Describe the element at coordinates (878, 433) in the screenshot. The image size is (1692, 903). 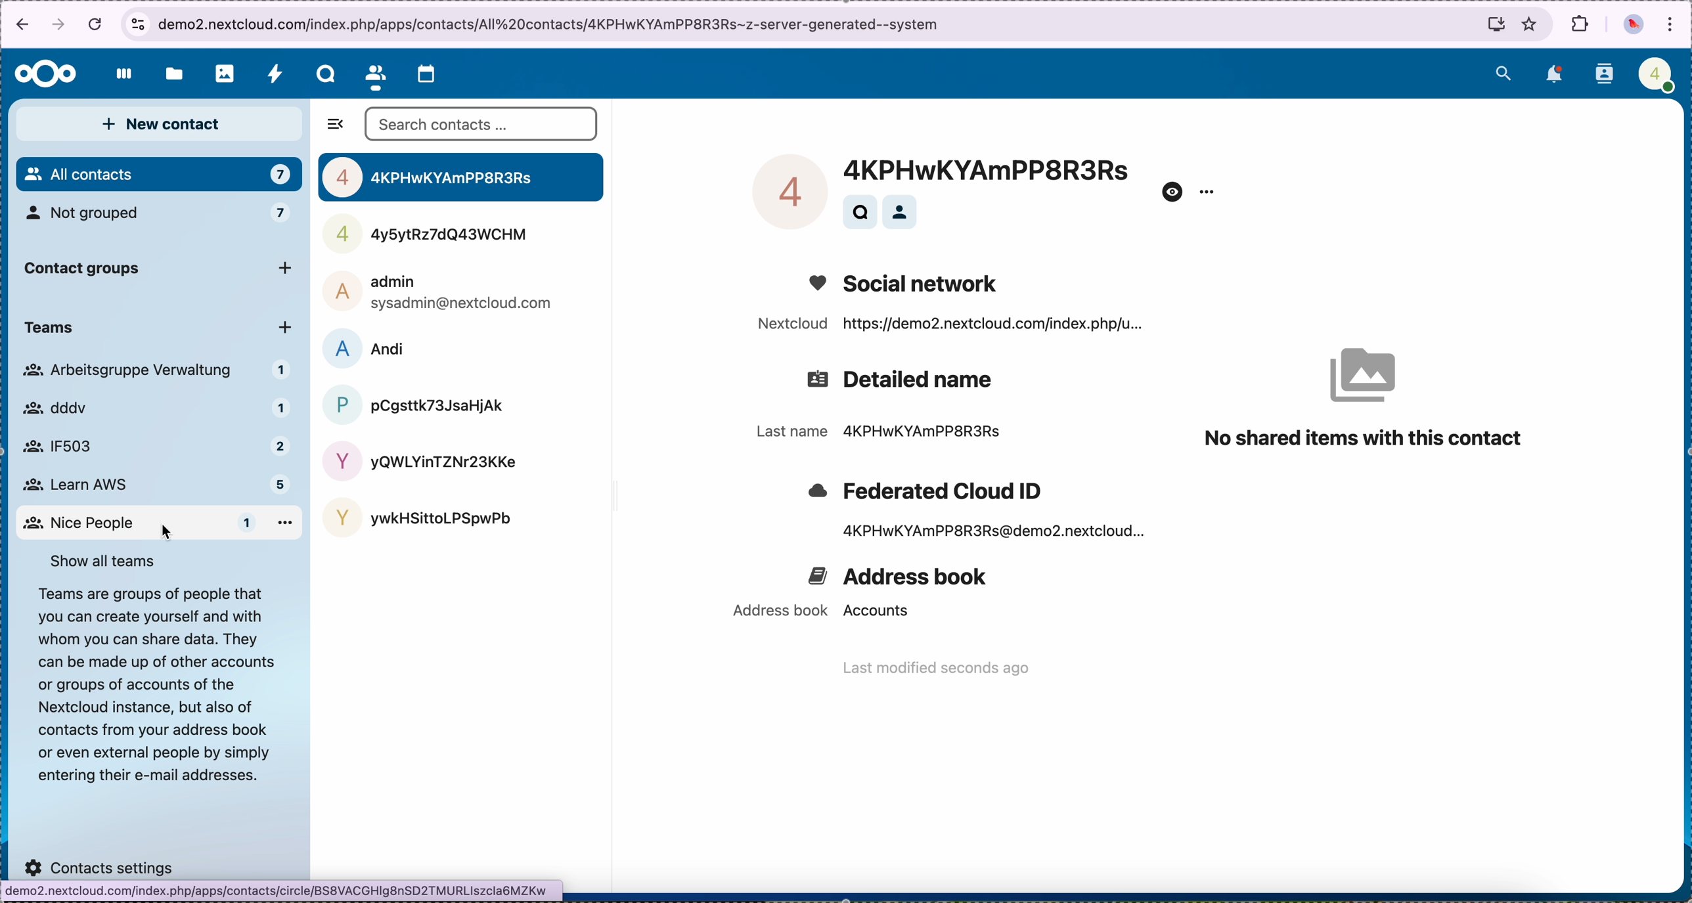
I see `last name` at that location.